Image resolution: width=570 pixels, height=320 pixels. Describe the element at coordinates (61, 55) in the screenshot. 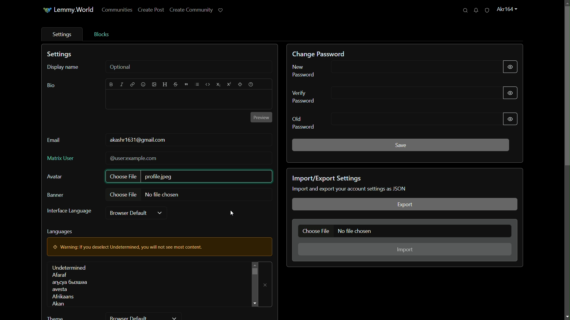

I see `settings` at that location.